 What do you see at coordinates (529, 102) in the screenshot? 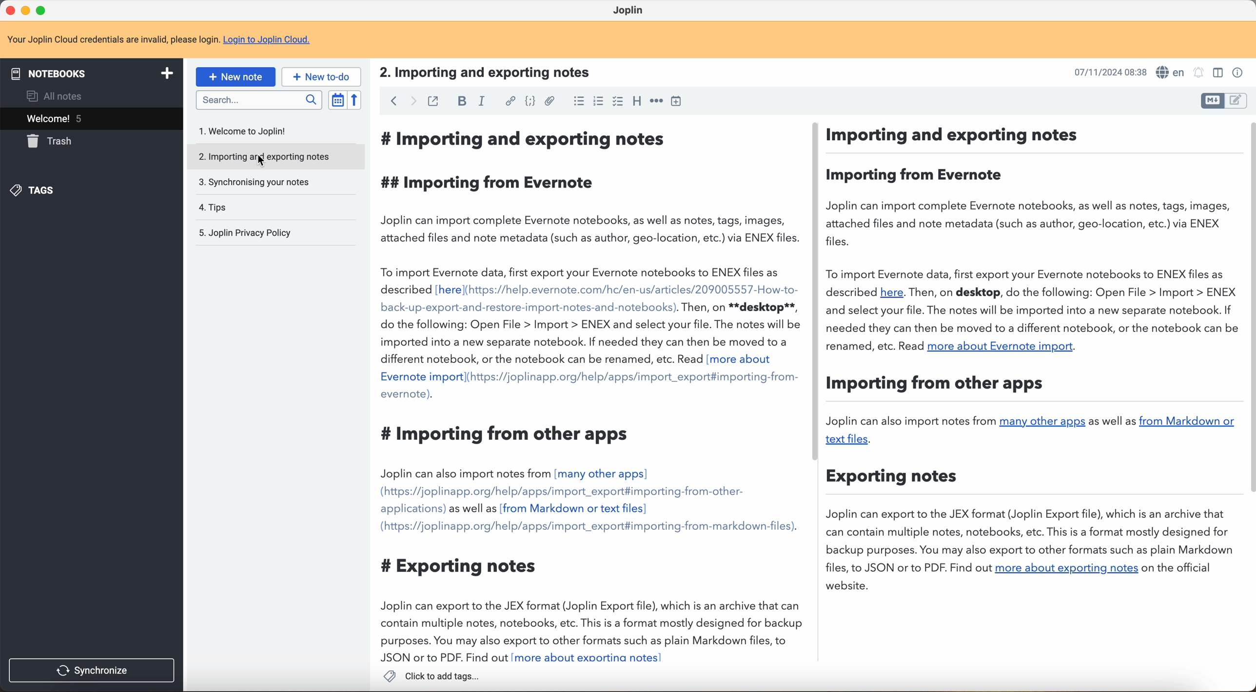
I see `code` at bounding box center [529, 102].